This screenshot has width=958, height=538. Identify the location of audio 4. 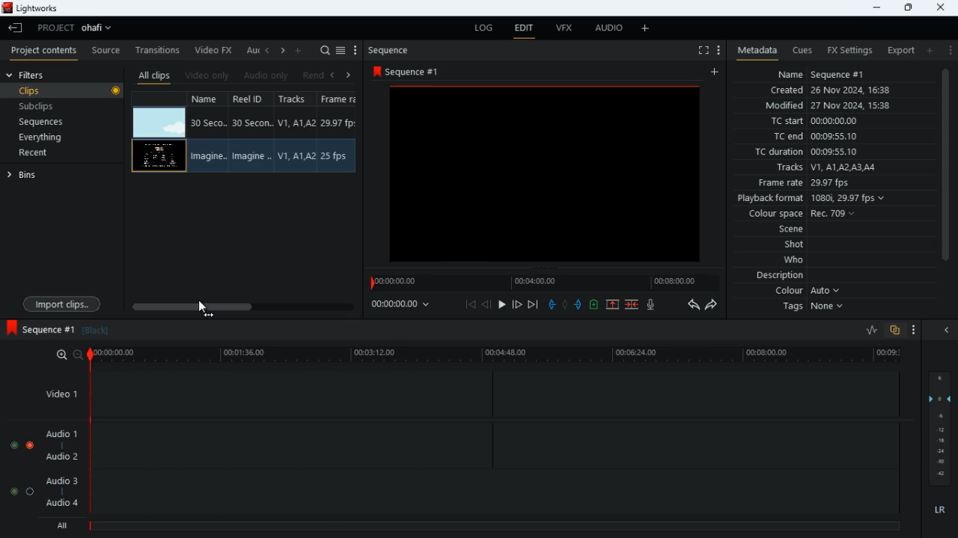
(61, 504).